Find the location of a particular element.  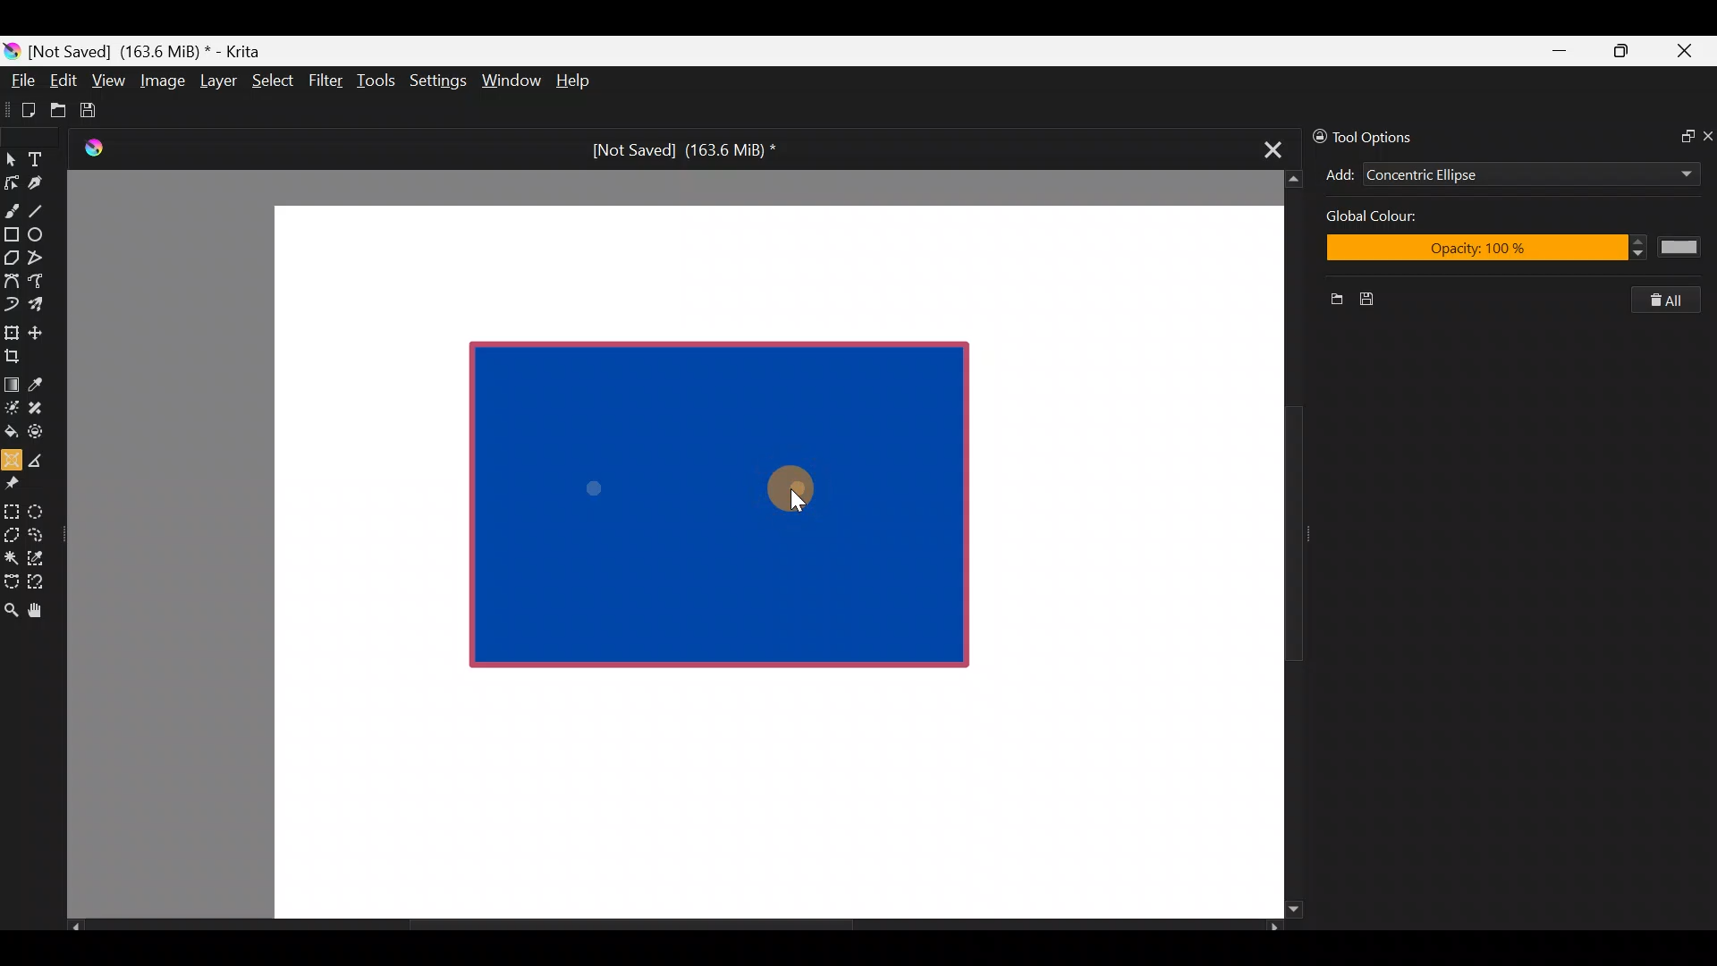

Krita logo is located at coordinates (12, 50).